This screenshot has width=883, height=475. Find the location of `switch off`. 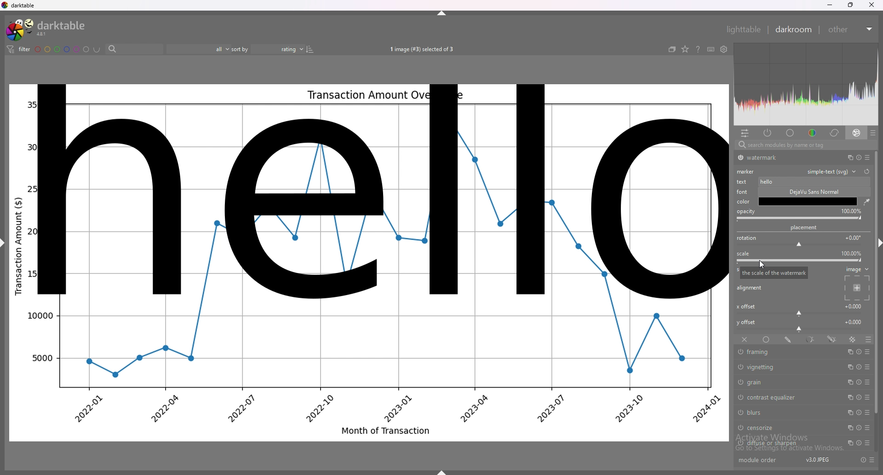

switch off is located at coordinates (740, 158).